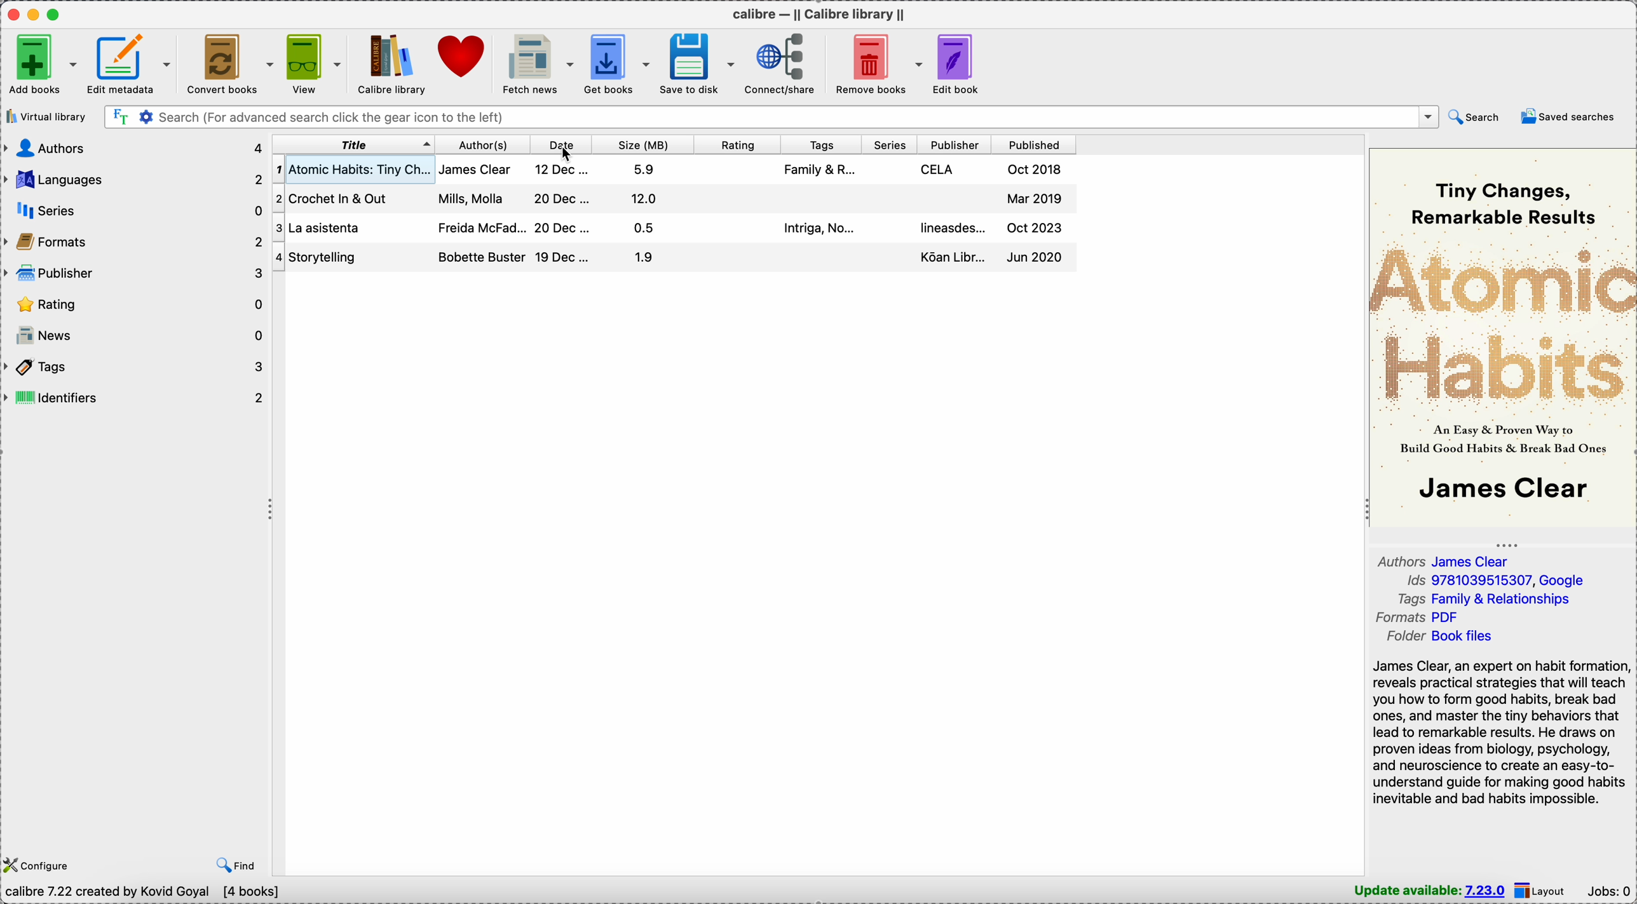  I want to click on James Clear, an expert on habit formation, reveals practical strategies that will teach you how to form good habits, break bad ones, and master the tiny behaviors that lead to remarkable results..., so click(1498, 732).